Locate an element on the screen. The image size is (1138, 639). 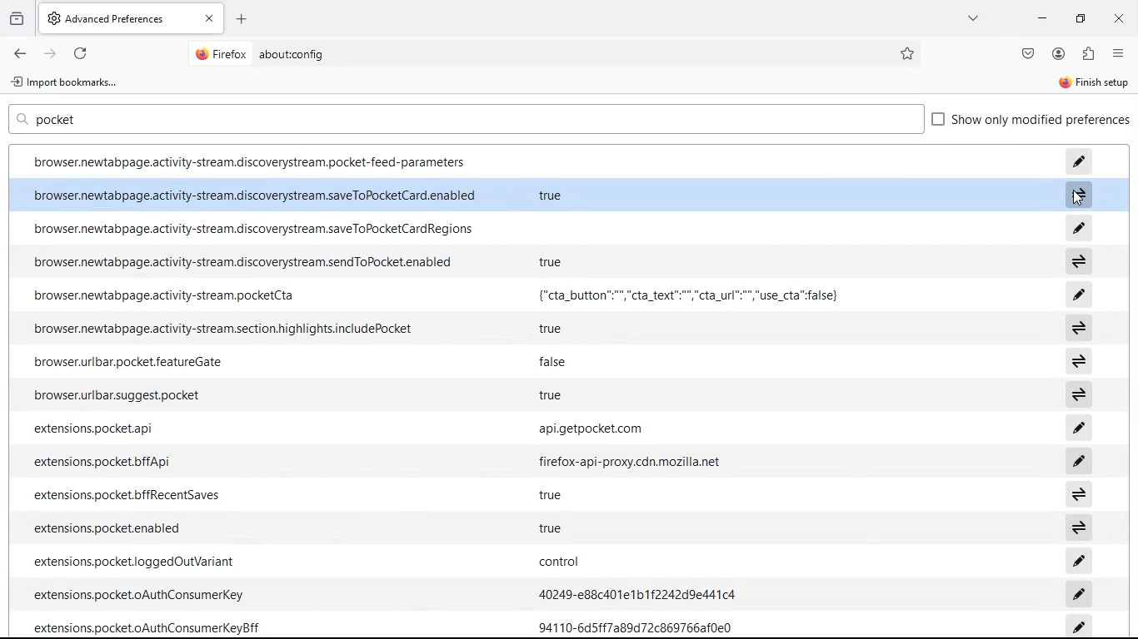
options is located at coordinates (1119, 56).